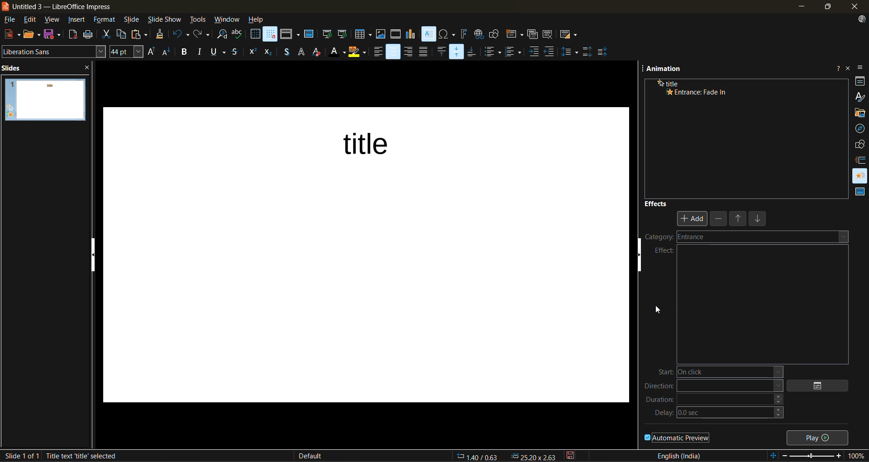  Describe the element at coordinates (861, 68) in the screenshot. I see `sidebar settings` at that location.